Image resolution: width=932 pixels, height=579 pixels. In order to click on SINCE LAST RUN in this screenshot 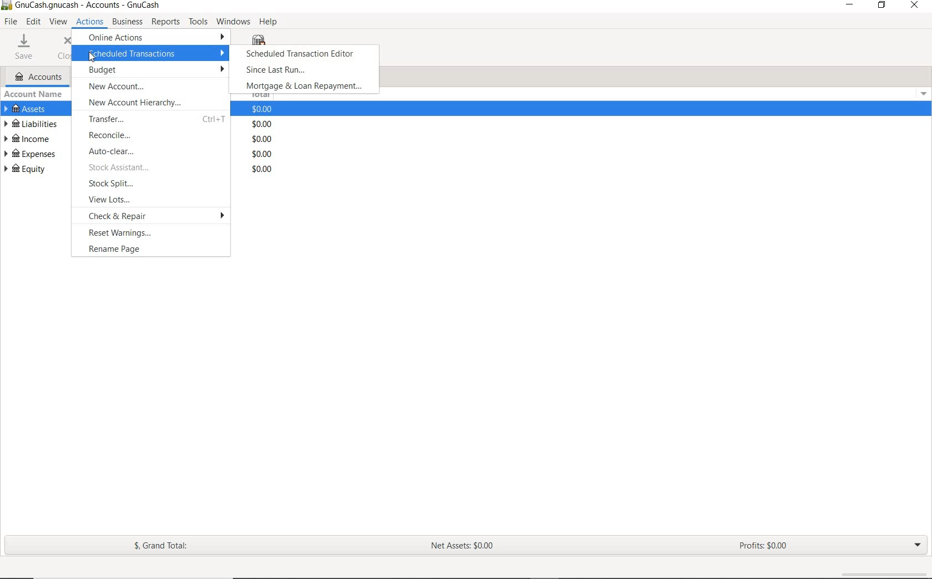, I will do `click(277, 71)`.